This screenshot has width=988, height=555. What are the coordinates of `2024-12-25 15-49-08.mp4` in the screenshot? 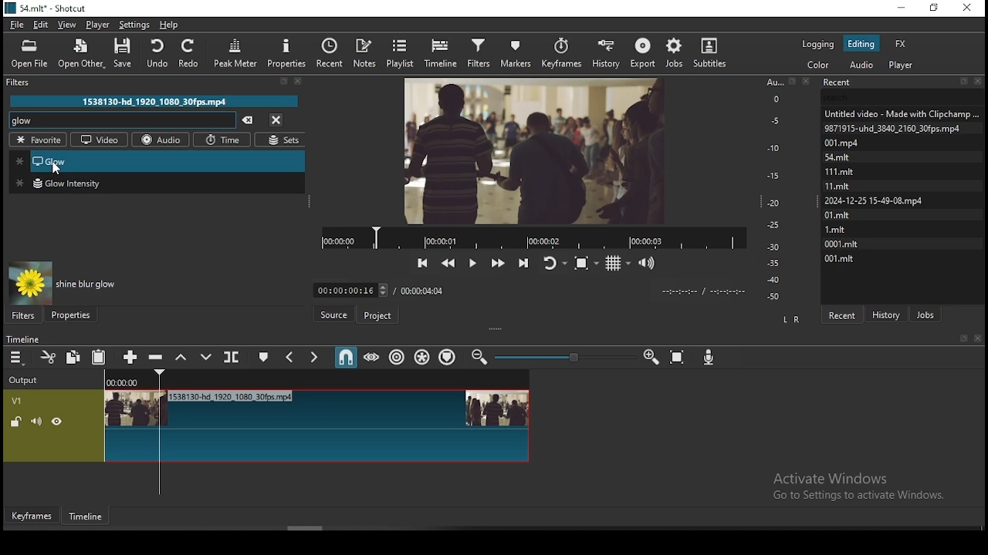 It's located at (875, 200).